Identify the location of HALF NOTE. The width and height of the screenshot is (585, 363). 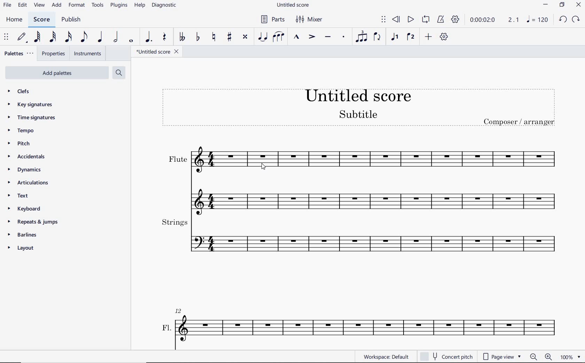
(117, 37).